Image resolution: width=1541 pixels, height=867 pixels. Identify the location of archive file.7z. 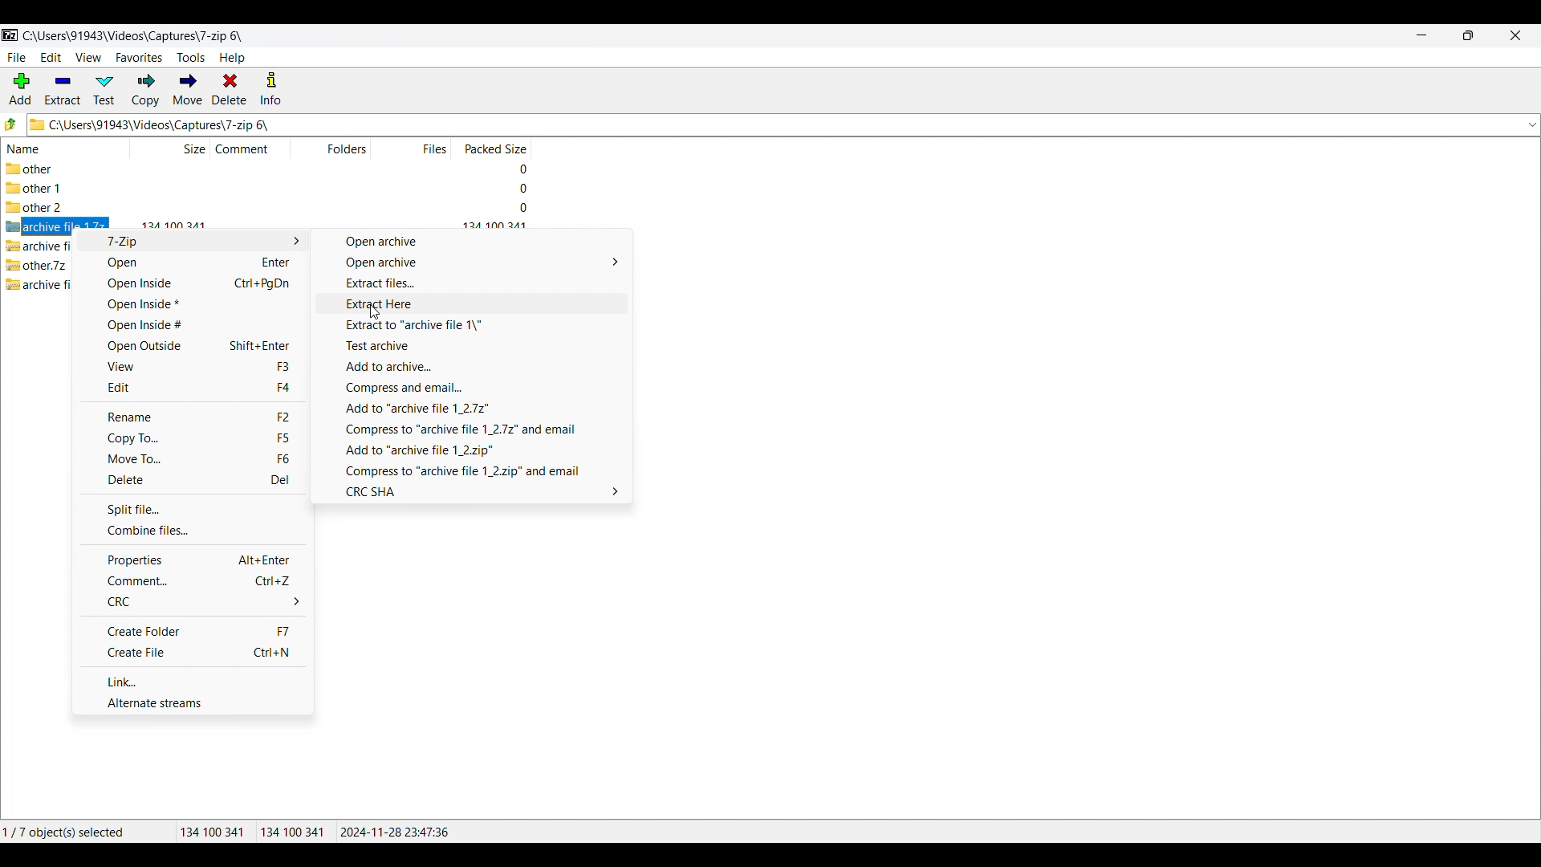
(38, 246).